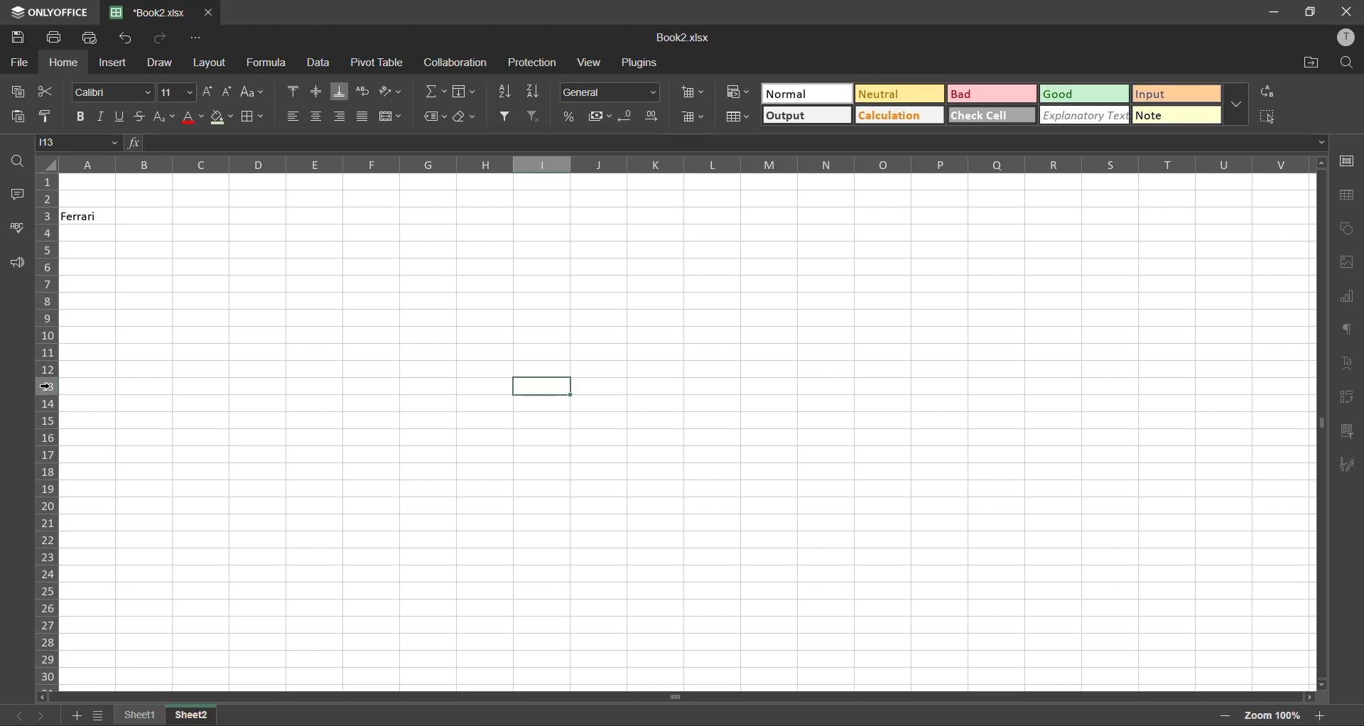 Image resolution: width=1364 pixels, height=726 pixels. What do you see at coordinates (40, 715) in the screenshot?
I see `next` at bounding box center [40, 715].